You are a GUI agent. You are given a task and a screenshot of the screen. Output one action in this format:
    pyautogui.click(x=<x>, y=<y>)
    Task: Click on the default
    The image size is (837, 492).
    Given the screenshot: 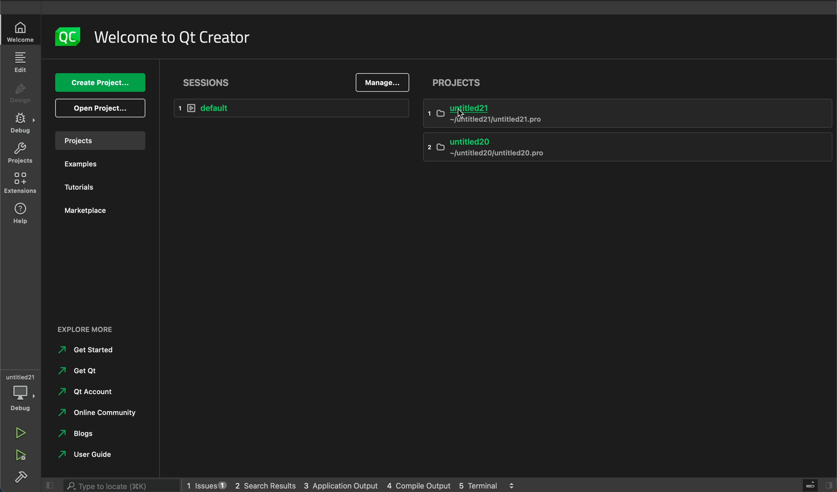 What is the action you would take?
    pyautogui.click(x=294, y=108)
    